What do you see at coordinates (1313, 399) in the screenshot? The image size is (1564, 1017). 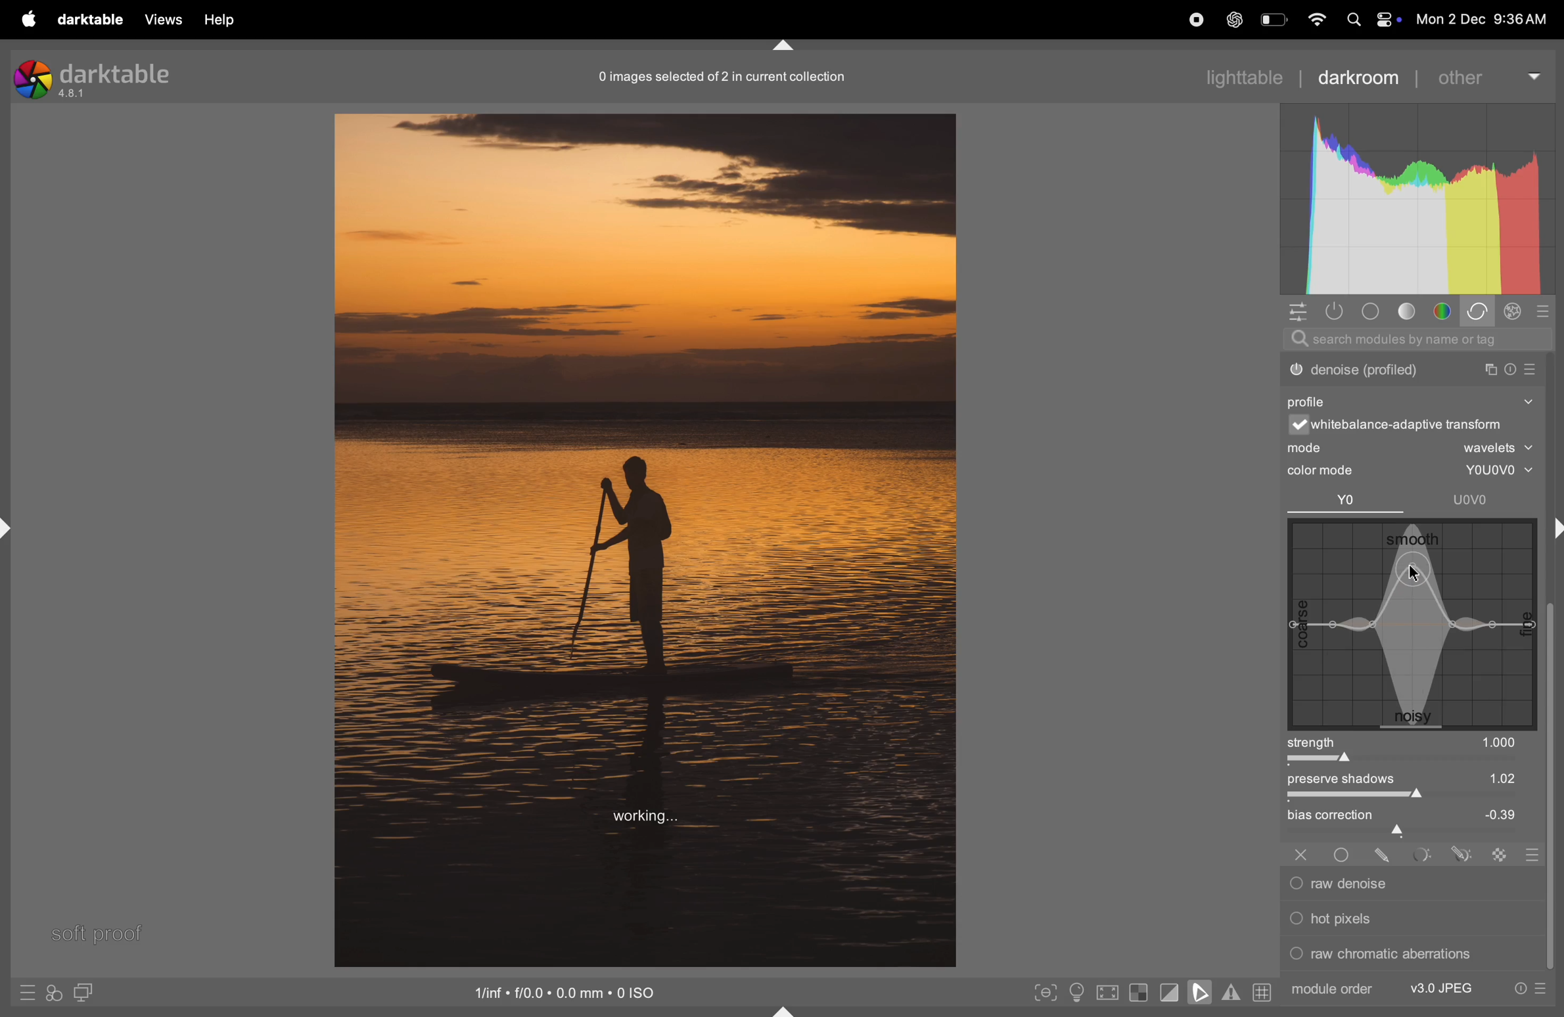 I see `profile` at bounding box center [1313, 399].